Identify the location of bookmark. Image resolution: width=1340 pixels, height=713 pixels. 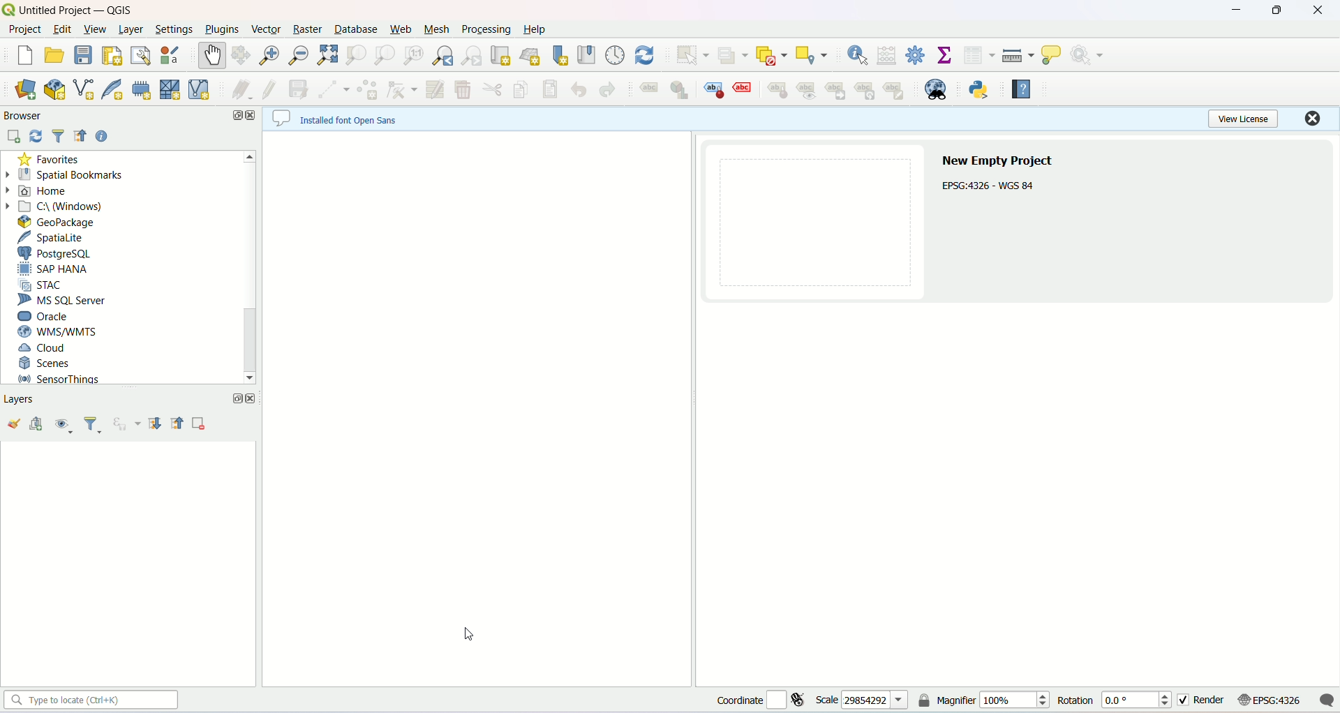
(588, 55).